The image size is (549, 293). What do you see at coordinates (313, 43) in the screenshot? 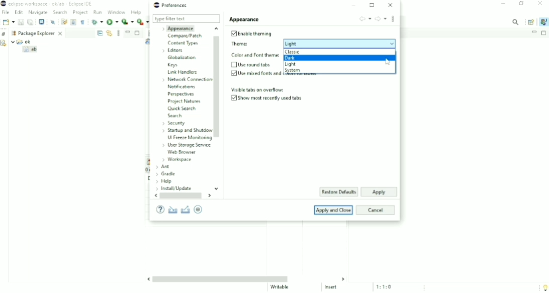
I see `Theme` at bounding box center [313, 43].